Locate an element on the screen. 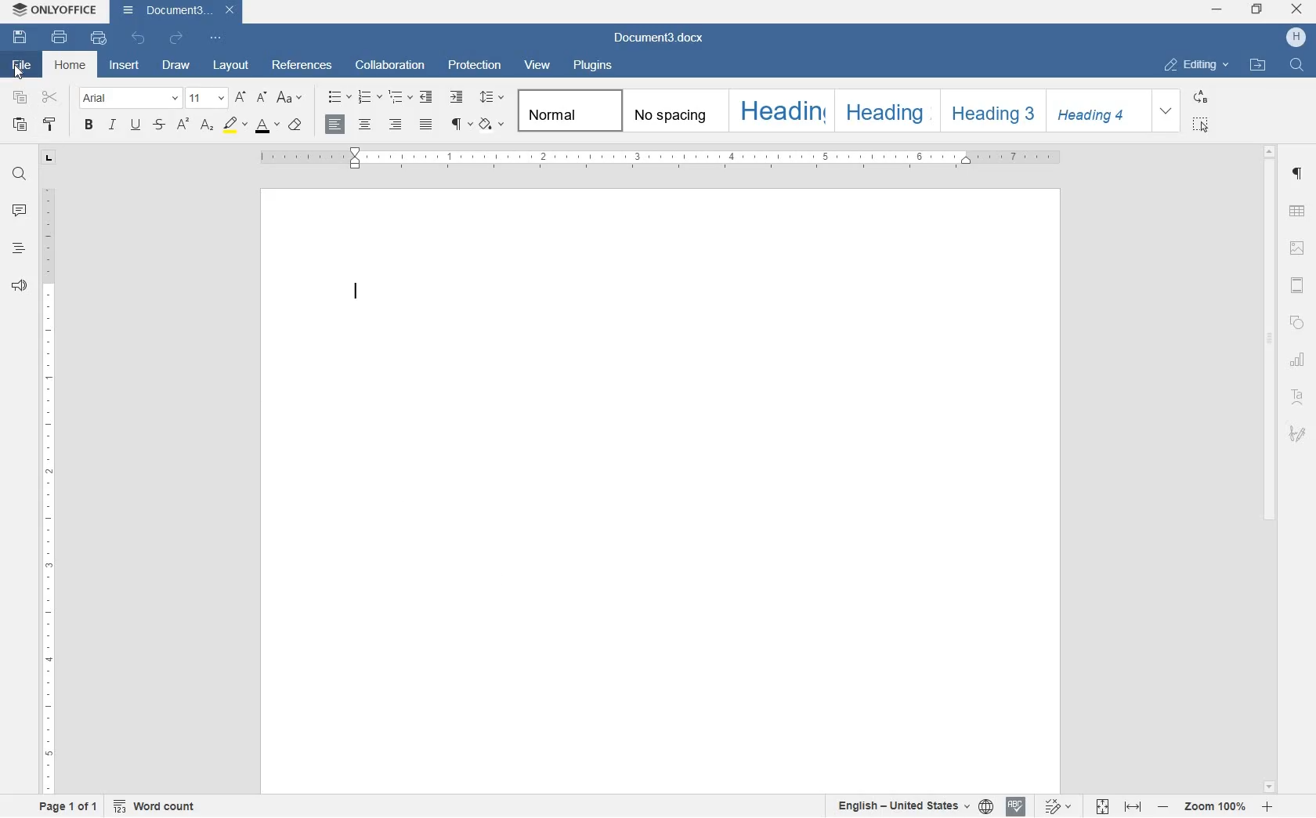  plugins is located at coordinates (594, 65).